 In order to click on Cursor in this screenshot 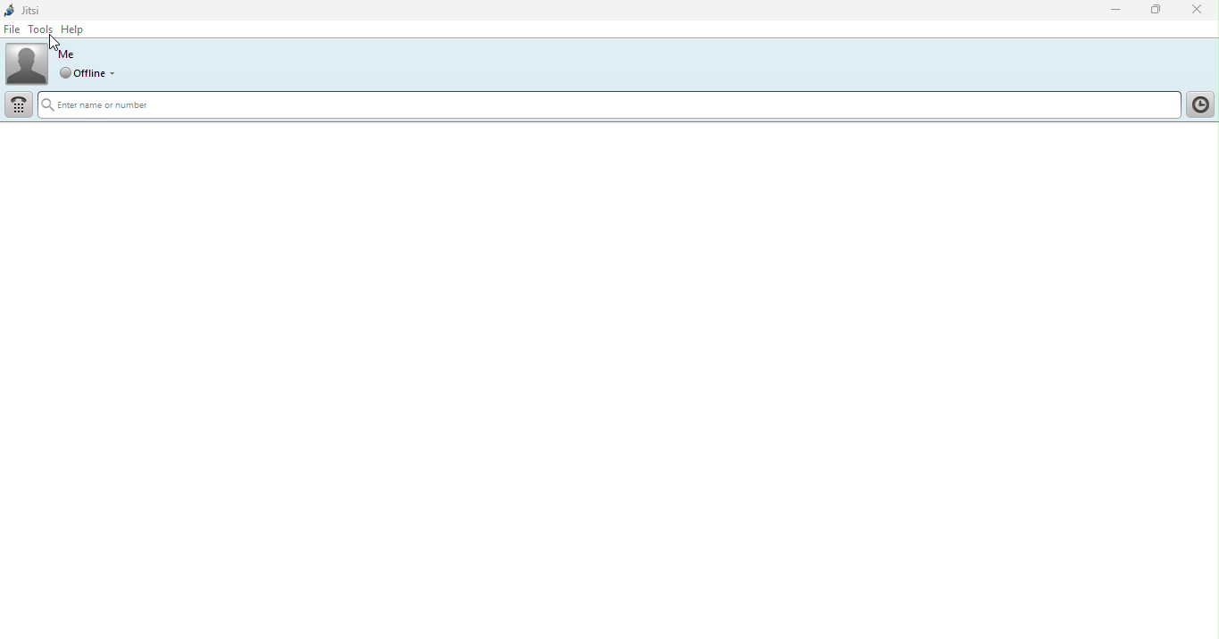, I will do `click(55, 43)`.